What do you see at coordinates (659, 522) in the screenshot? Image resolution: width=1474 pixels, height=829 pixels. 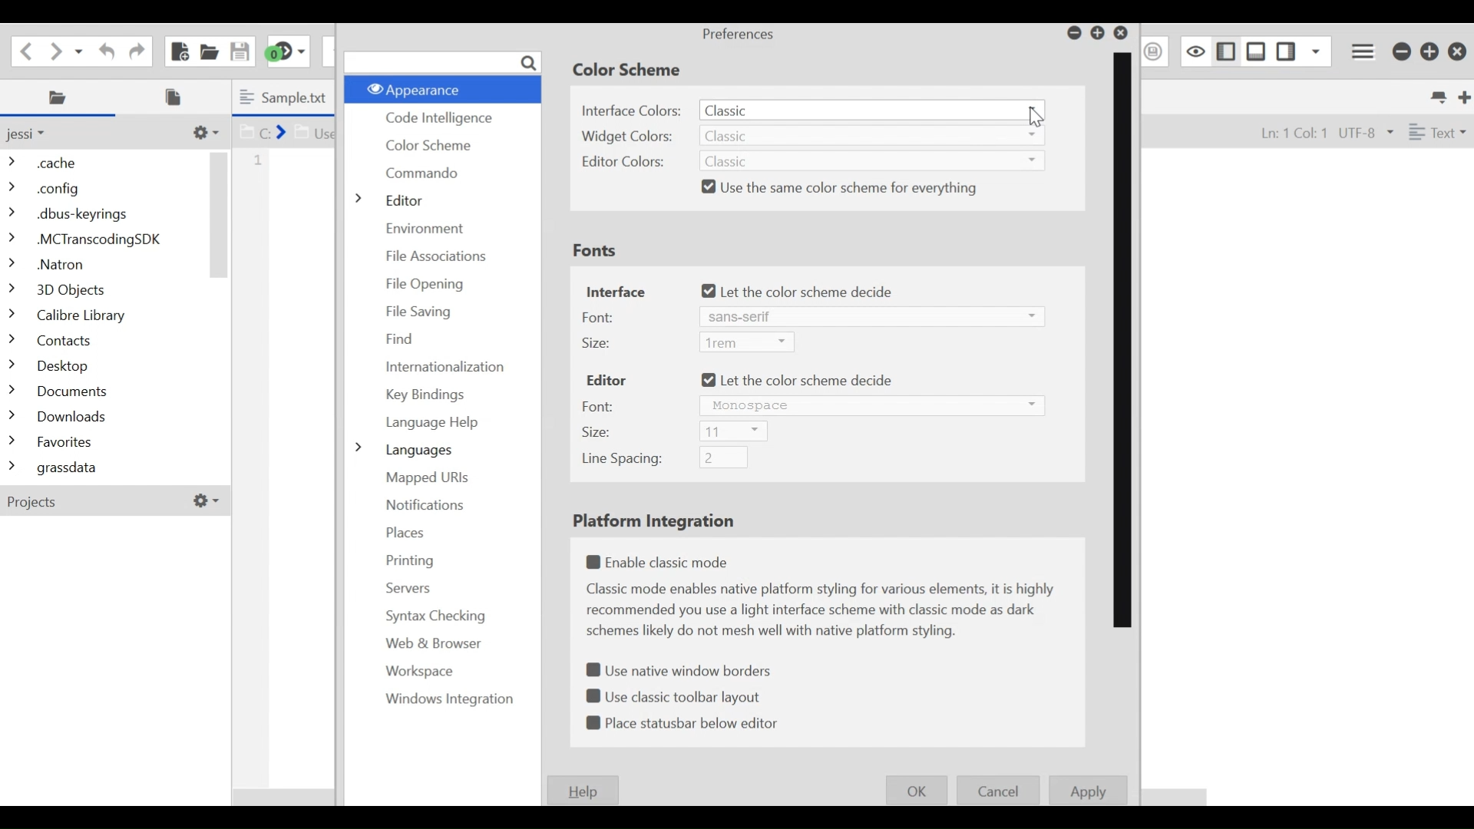 I see `Platform Intergration` at bounding box center [659, 522].